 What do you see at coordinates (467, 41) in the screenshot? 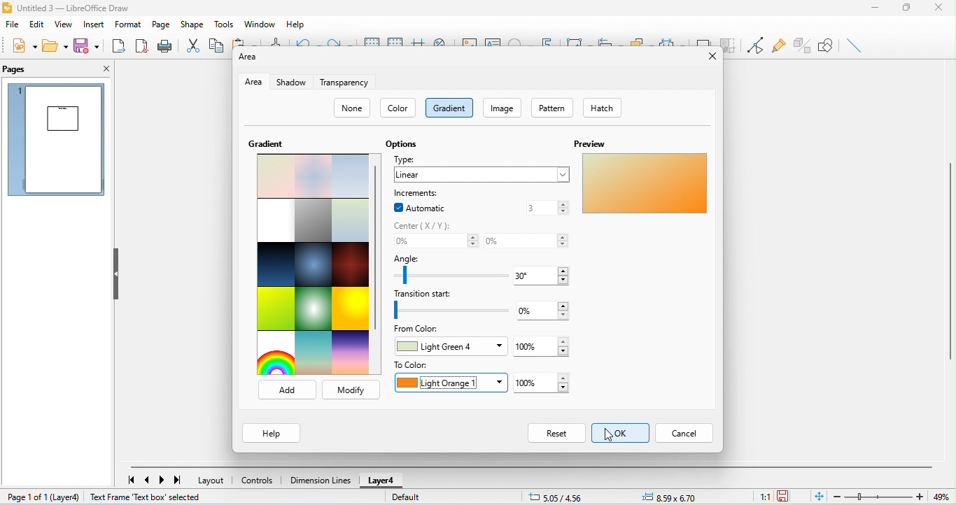
I see `image` at bounding box center [467, 41].